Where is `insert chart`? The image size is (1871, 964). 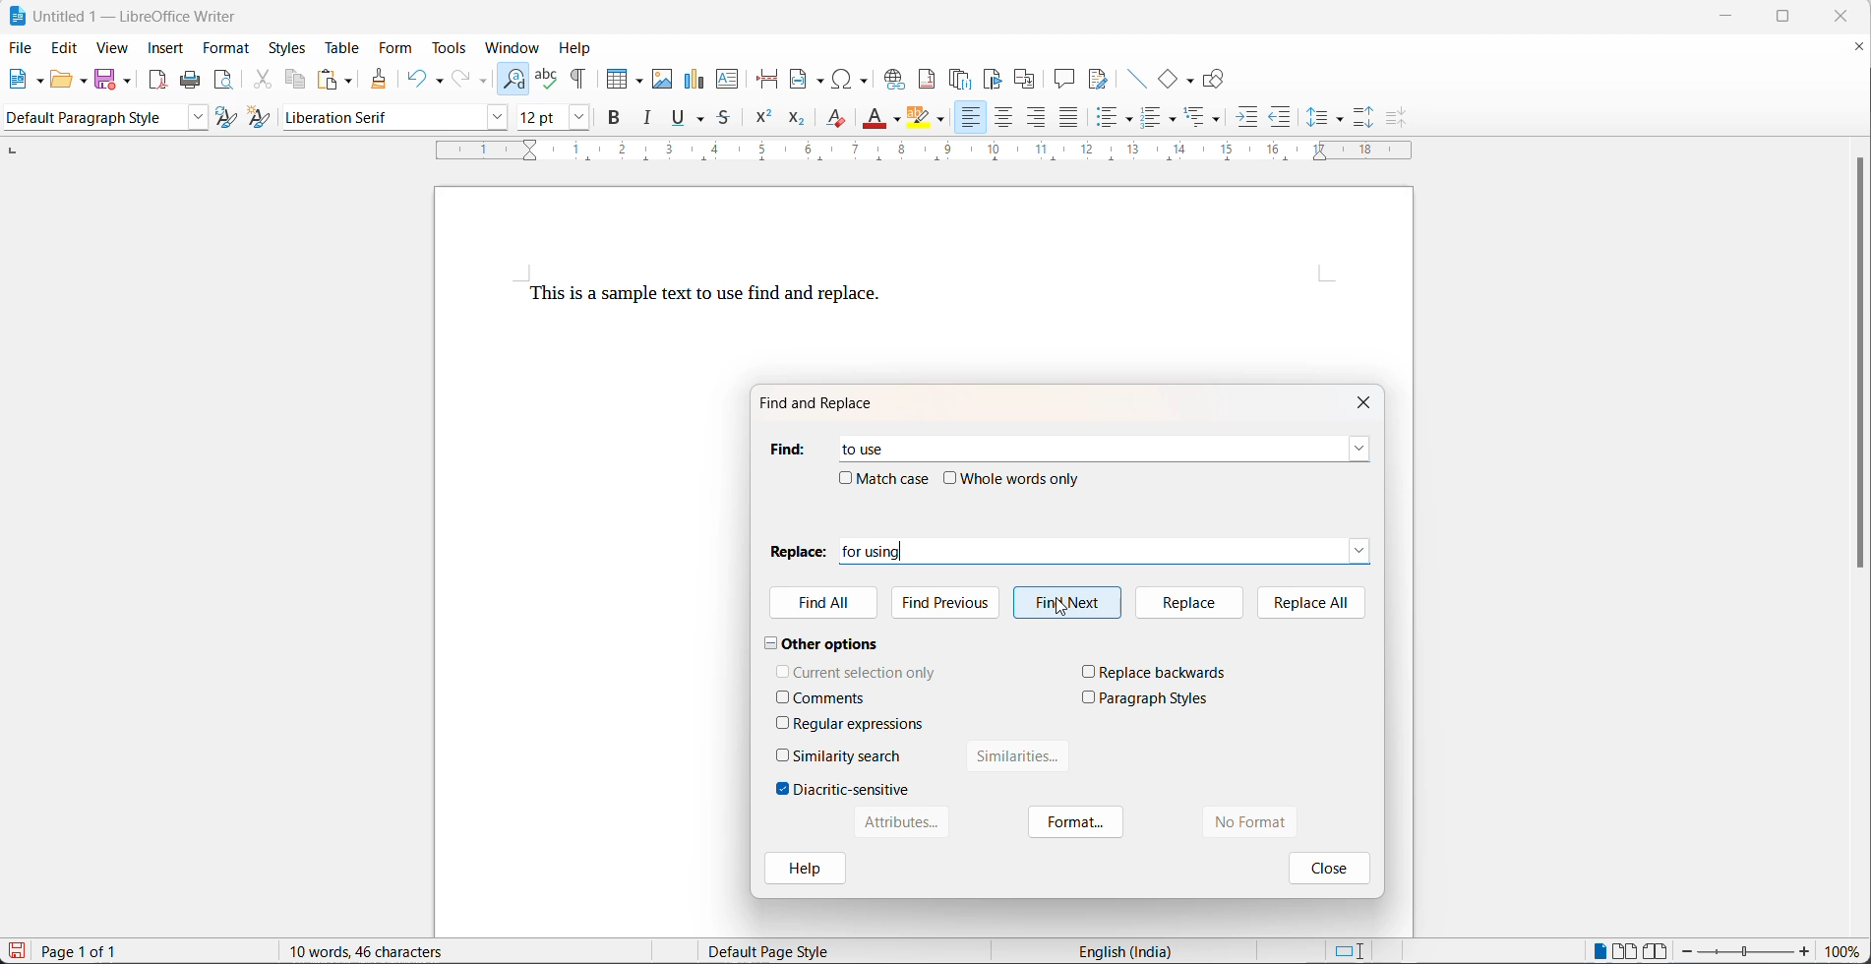 insert chart is located at coordinates (696, 77).